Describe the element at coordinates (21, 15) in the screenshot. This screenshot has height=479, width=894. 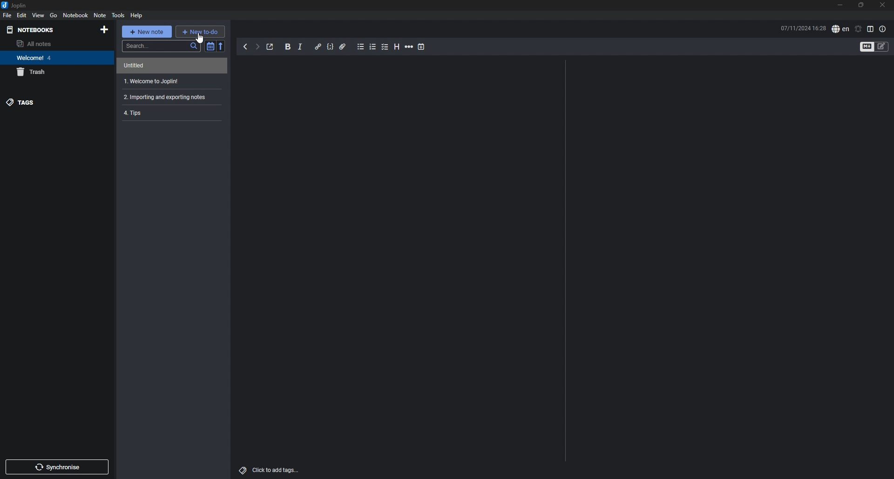
I see `edit` at that location.